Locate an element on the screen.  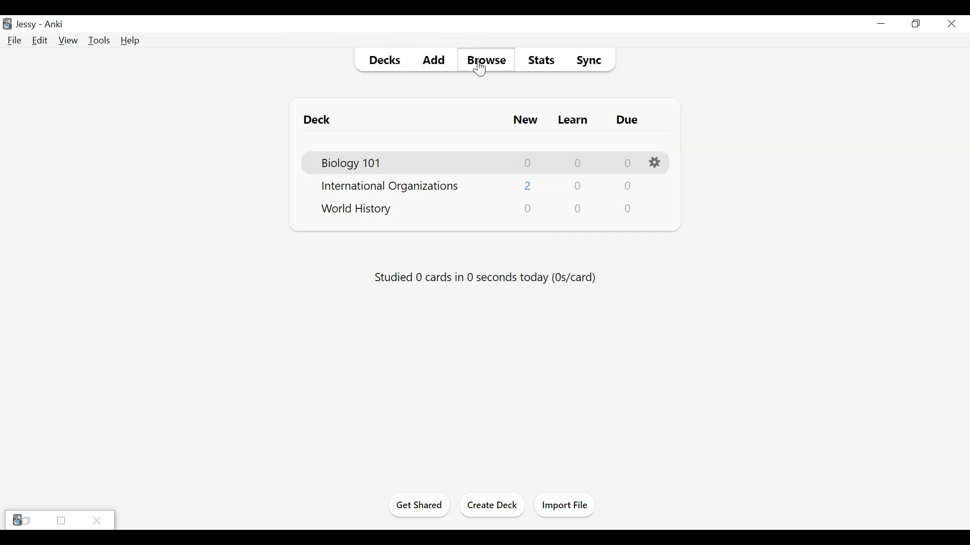
Browse is located at coordinates (486, 61).